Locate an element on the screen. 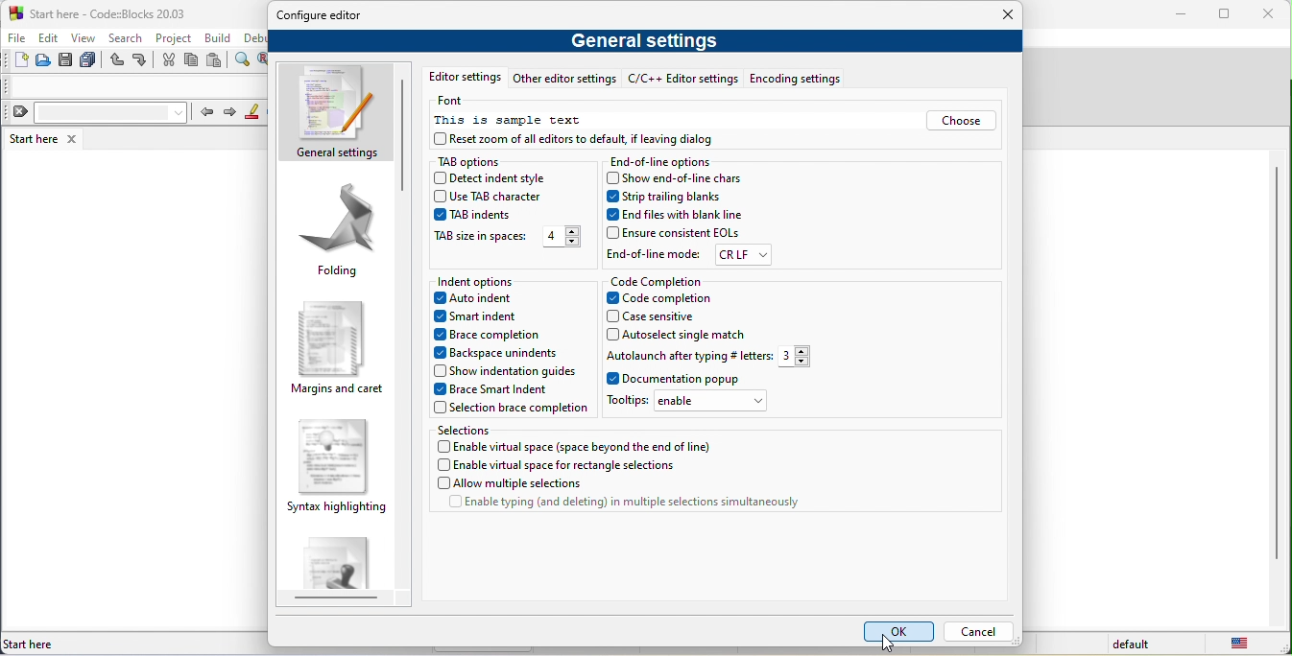 The image size is (1292, 656). general settings is located at coordinates (335, 112).